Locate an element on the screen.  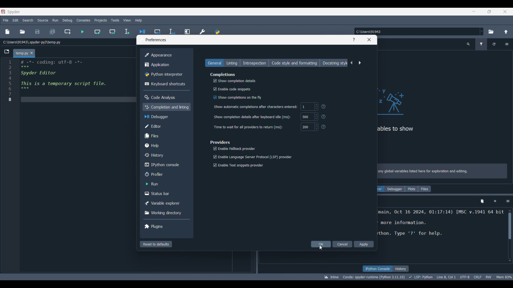
Change to parent directory is located at coordinates (506, 32).